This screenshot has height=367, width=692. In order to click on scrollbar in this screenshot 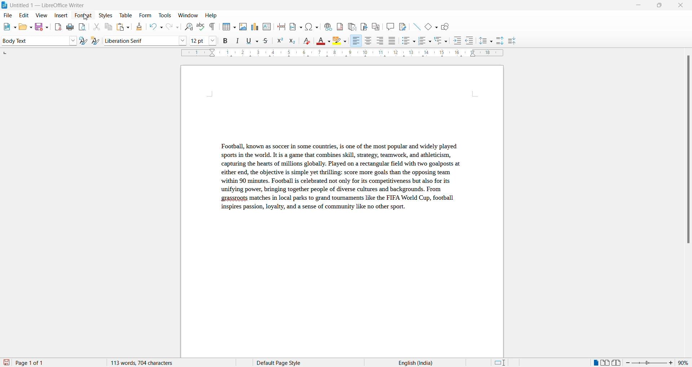, I will do `click(688, 153)`.